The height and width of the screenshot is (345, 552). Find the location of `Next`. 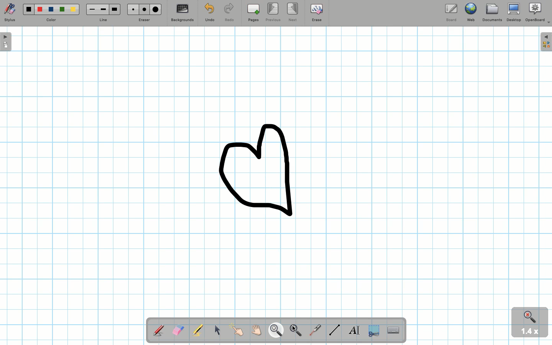

Next is located at coordinates (293, 12).